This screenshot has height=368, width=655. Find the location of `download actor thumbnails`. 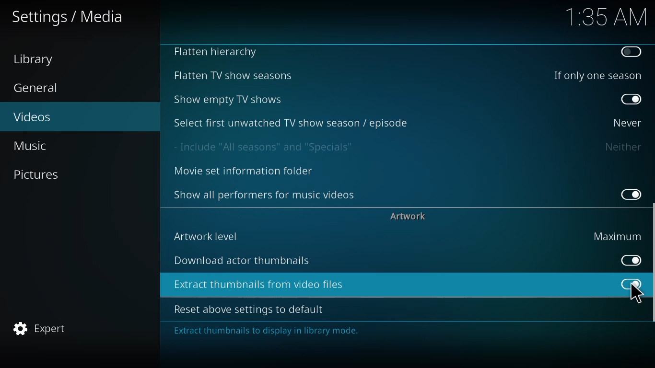

download actor thumbnails is located at coordinates (243, 260).